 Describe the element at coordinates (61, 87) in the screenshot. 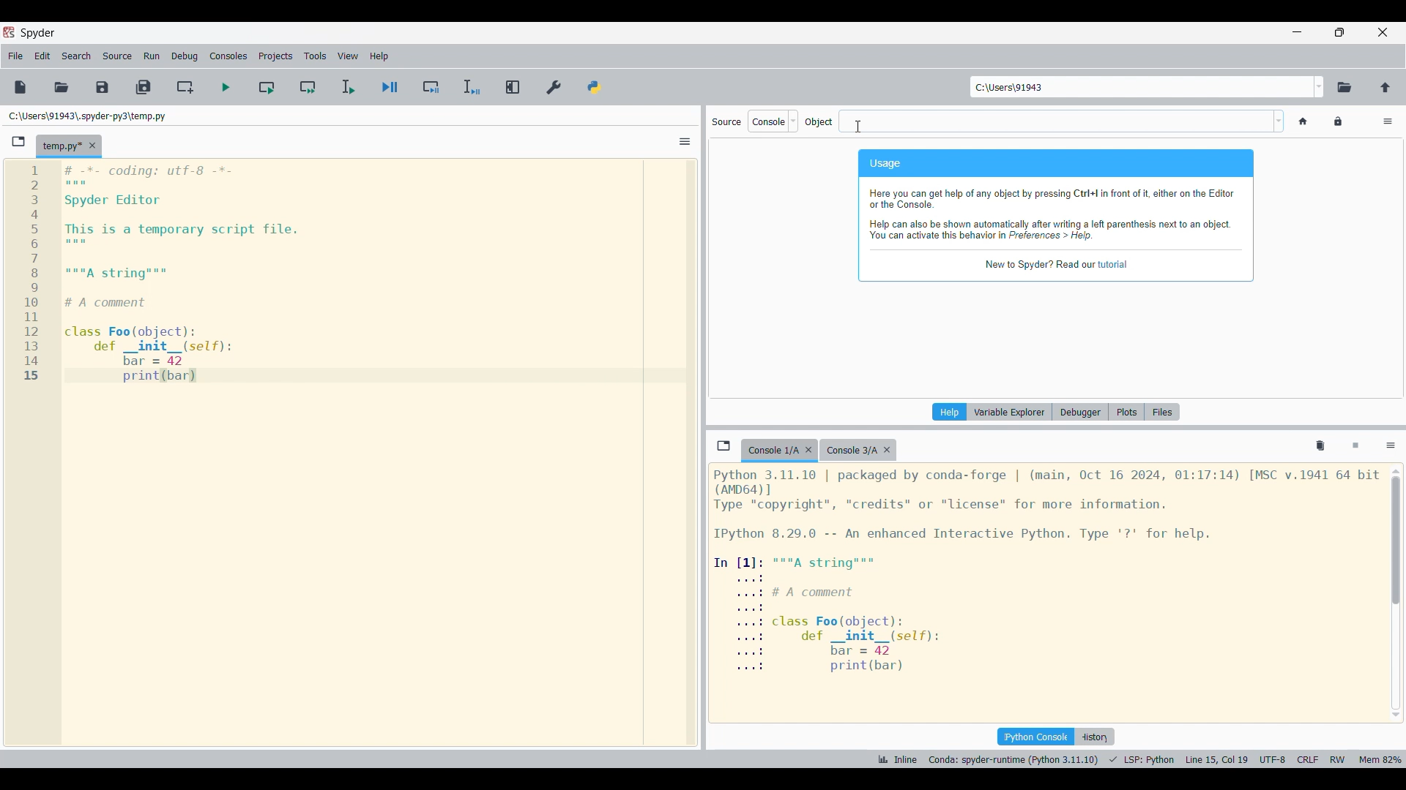

I see `Open file` at that location.